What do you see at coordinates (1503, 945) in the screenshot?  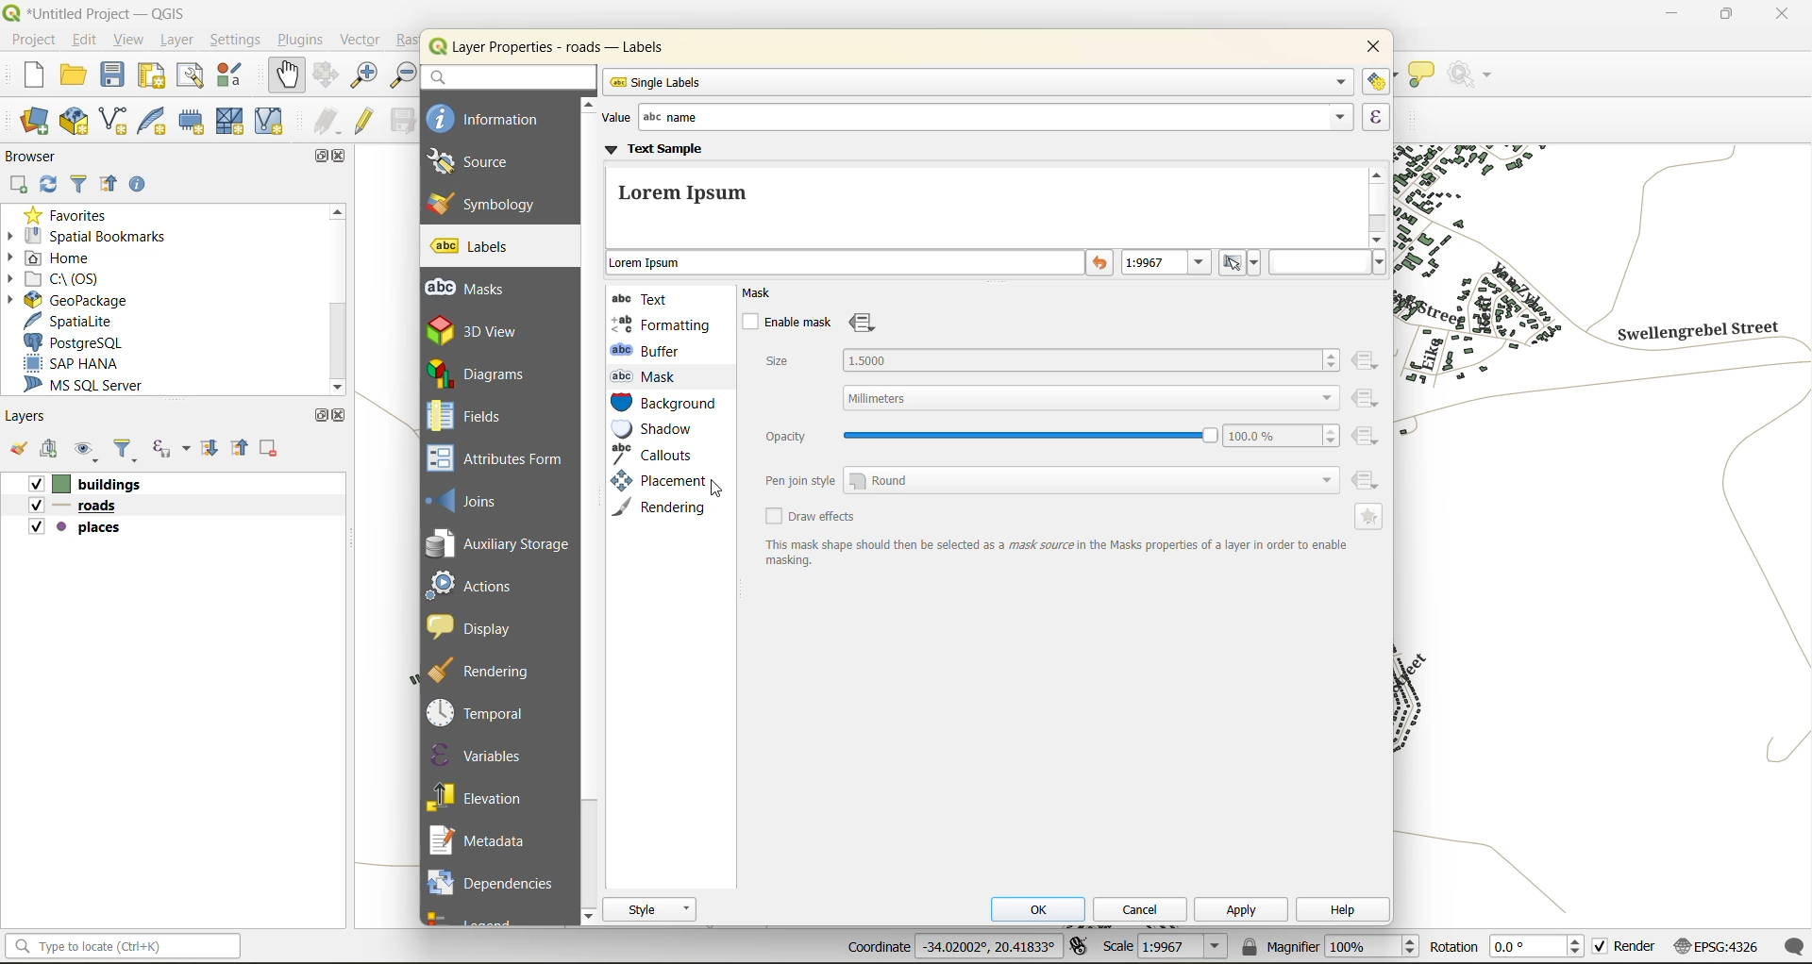 I see `rotation` at bounding box center [1503, 945].